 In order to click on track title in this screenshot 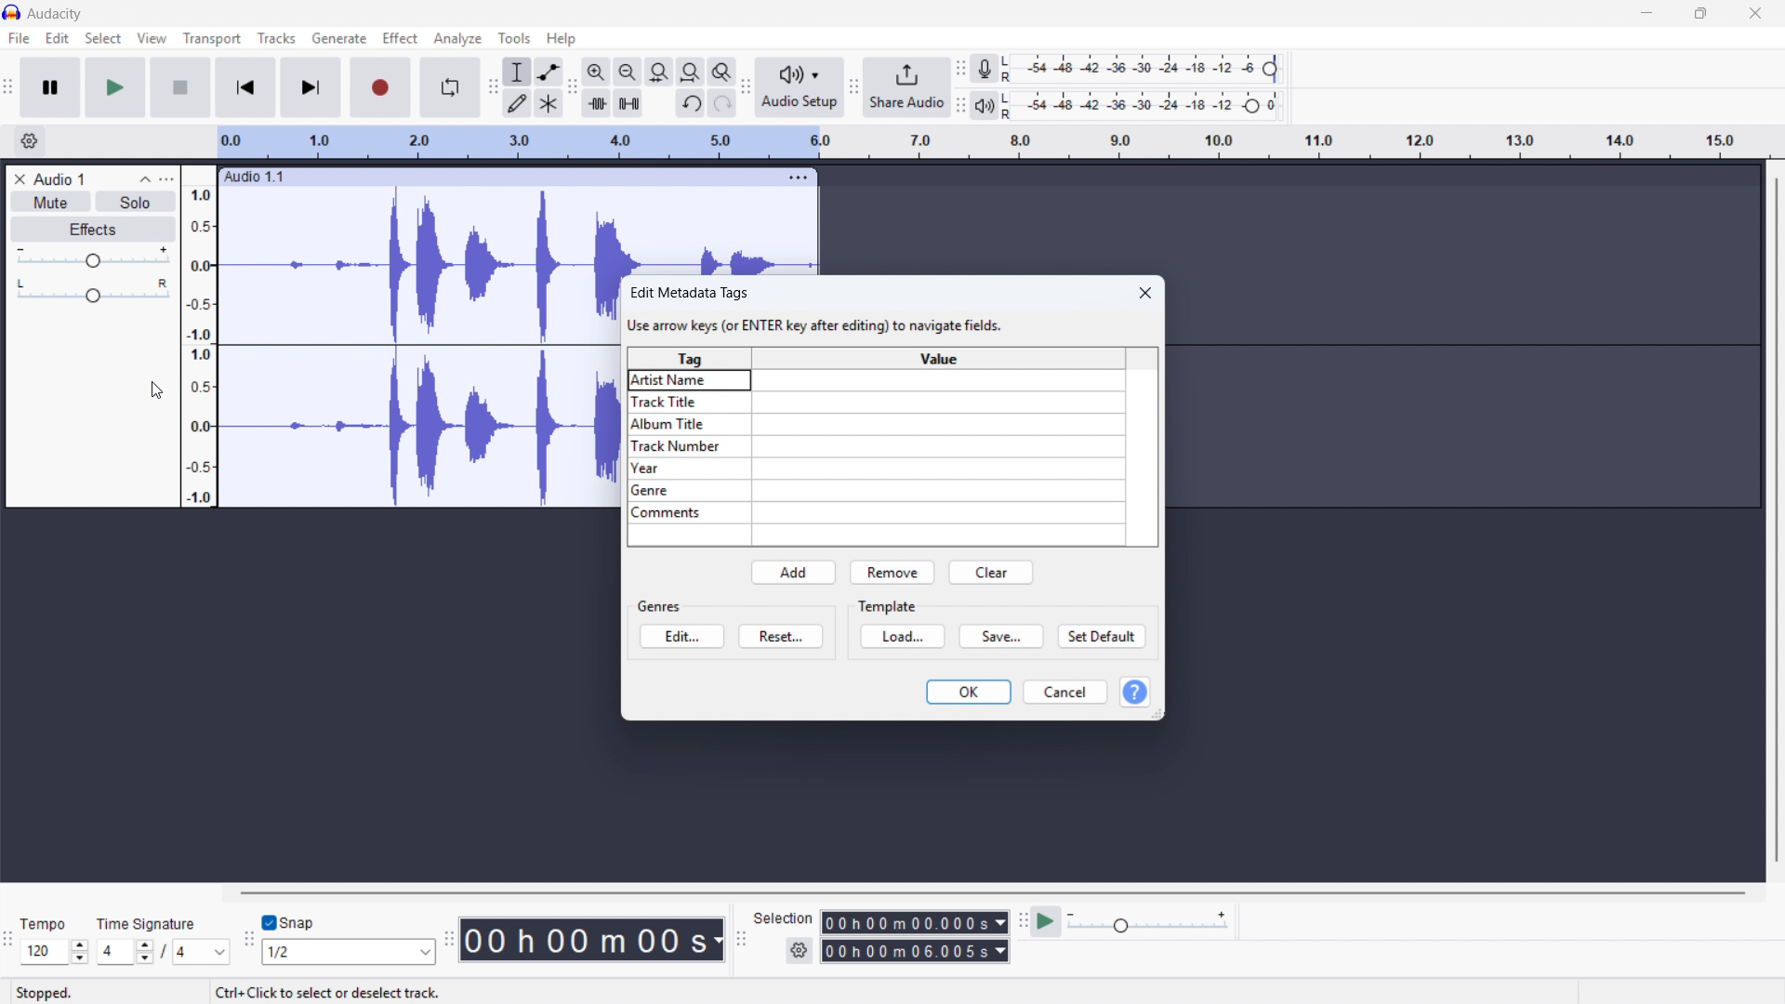, I will do `click(876, 403)`.